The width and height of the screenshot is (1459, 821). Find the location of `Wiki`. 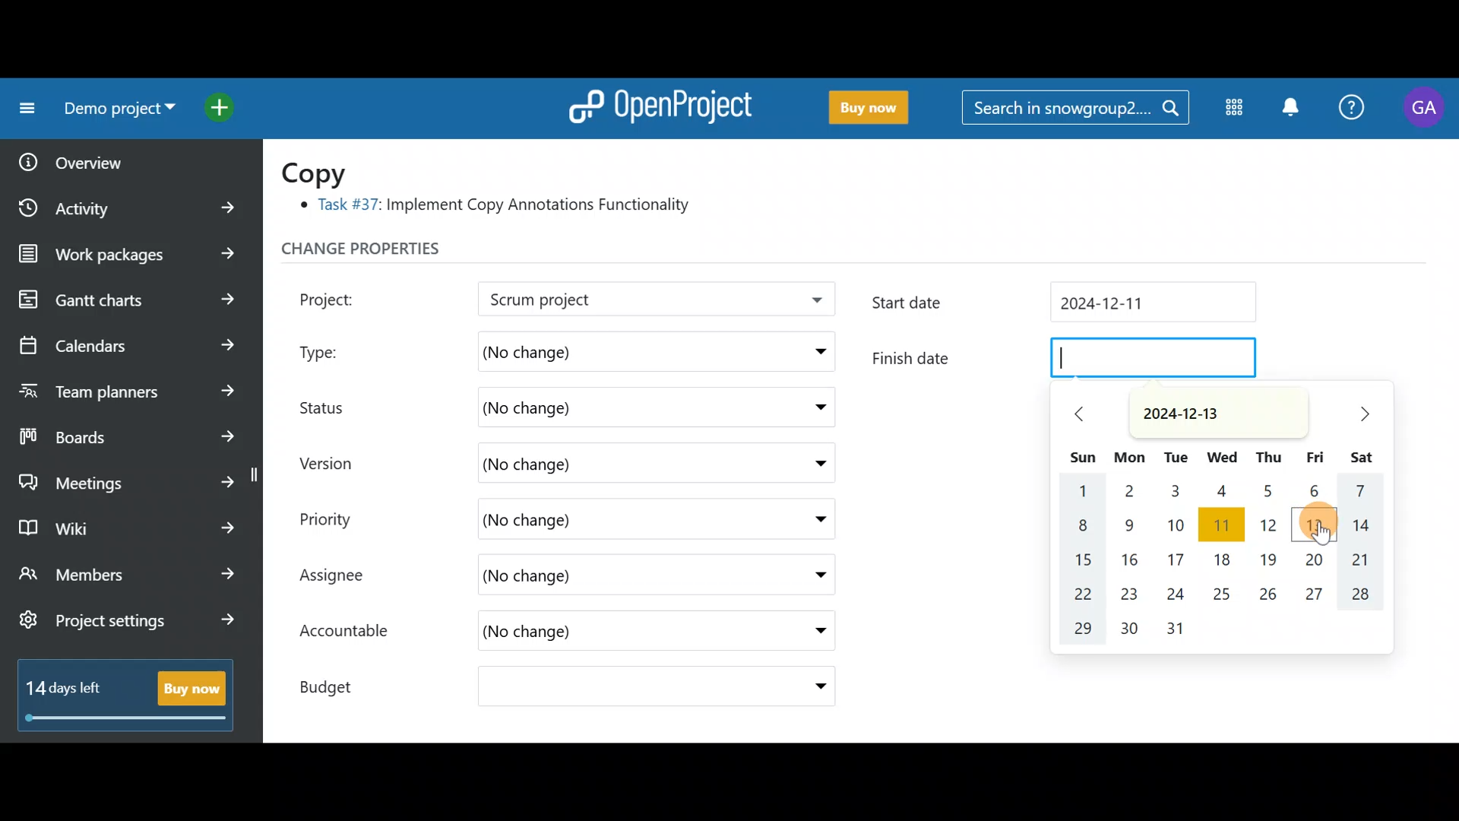

Wiki is located at coordinates (124, 524).